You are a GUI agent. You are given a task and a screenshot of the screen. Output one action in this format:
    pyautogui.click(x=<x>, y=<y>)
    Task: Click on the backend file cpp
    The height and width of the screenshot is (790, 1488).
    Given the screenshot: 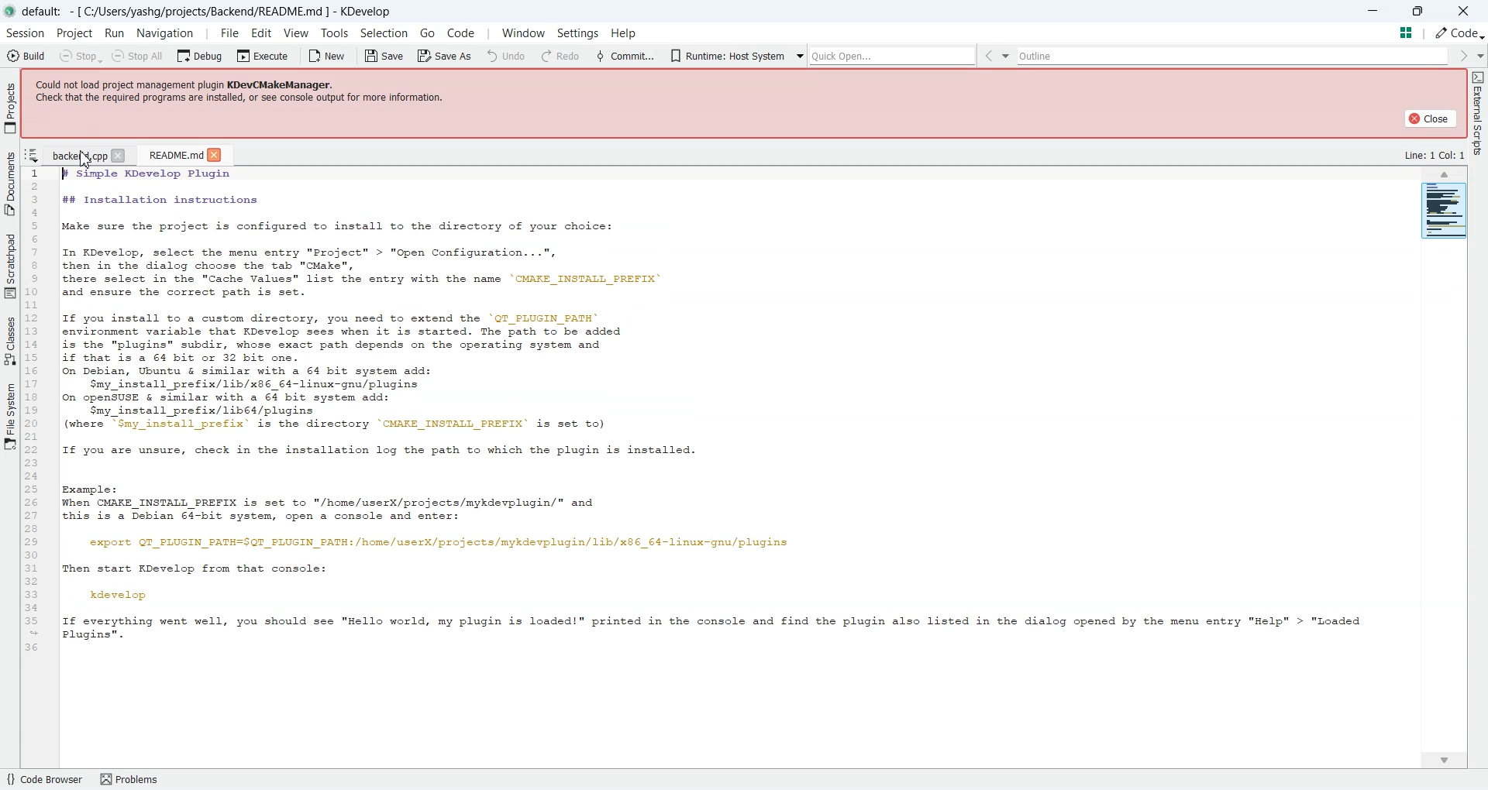 What is the action you would take?
    pyautogui.click(x=77, y=155)
    